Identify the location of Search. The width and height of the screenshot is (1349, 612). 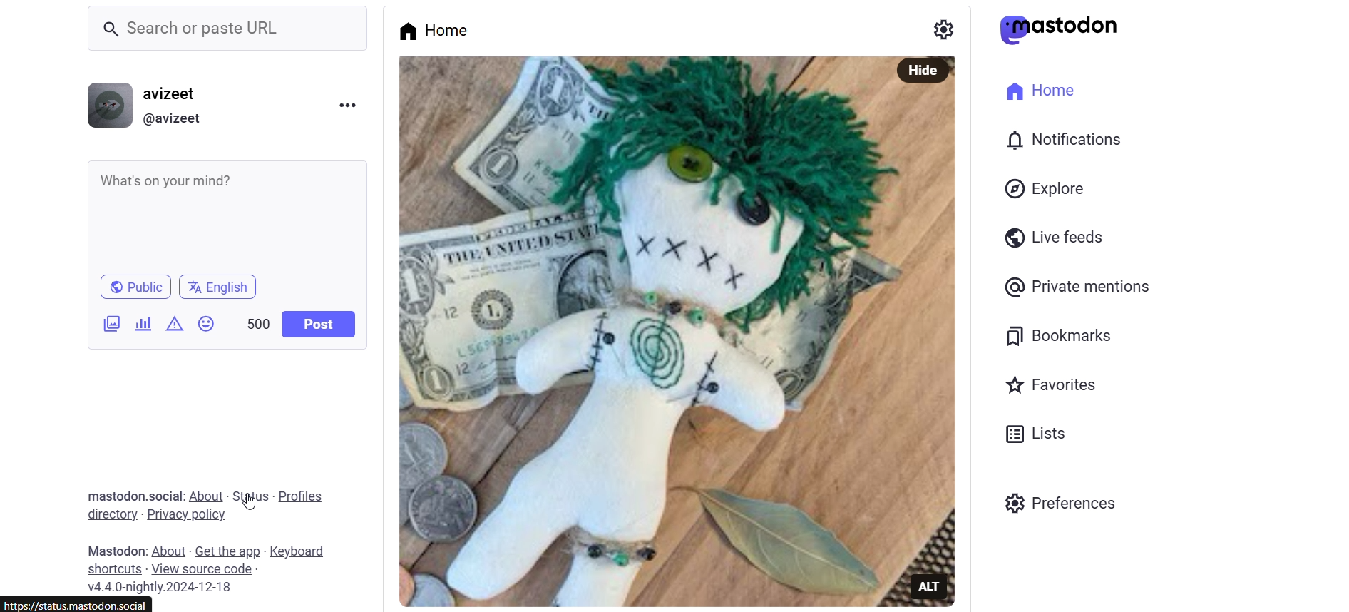
(231, 28).